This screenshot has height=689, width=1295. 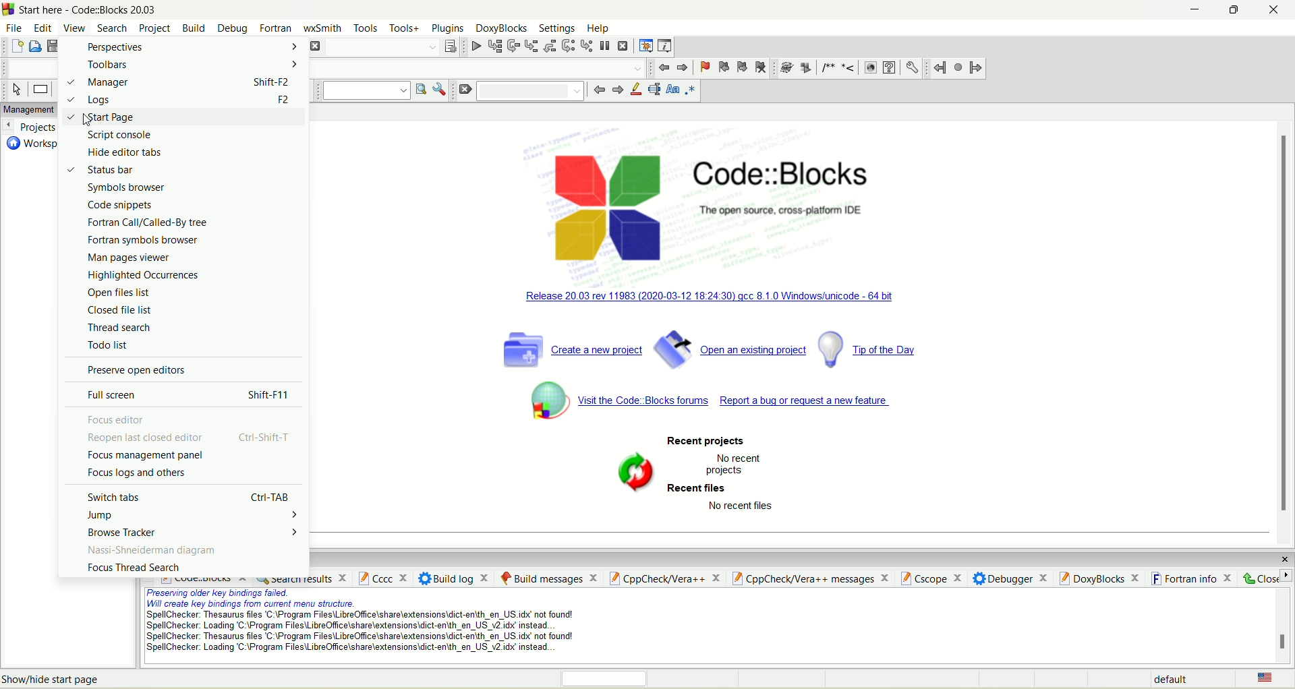 I want to click on Preserving older key bindings failed.

Will create key bindings from current menu structure.

SpellChecker: Thesaurus files ‘C:\Program Files\LibreOffce\share\extensions\dict-enth_en_US id not found!
SpellChecker: Loading C:\Program Files\LibreOffice\sharetextensionsdict-enlth_en_US_v2 idx instead
SpellChecker: Thesaurus files C:\Program Files\LibreOffce\sharelextensions\dict-enth en_US. idx not found!
SpellChecker: Loading C:\Program Files\LibreOfice\sharelextensions\dict-enlth_en_US_v2idx instead, so click(x=353, y=624).